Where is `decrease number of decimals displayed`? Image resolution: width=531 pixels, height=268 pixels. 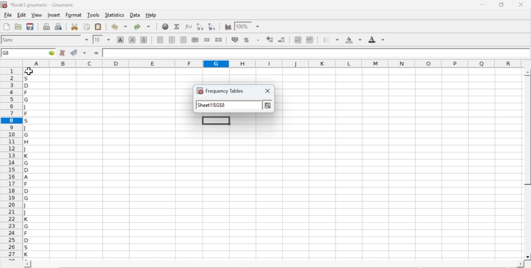
decrease number of decimals displayed is located at coordinates (270, 40).